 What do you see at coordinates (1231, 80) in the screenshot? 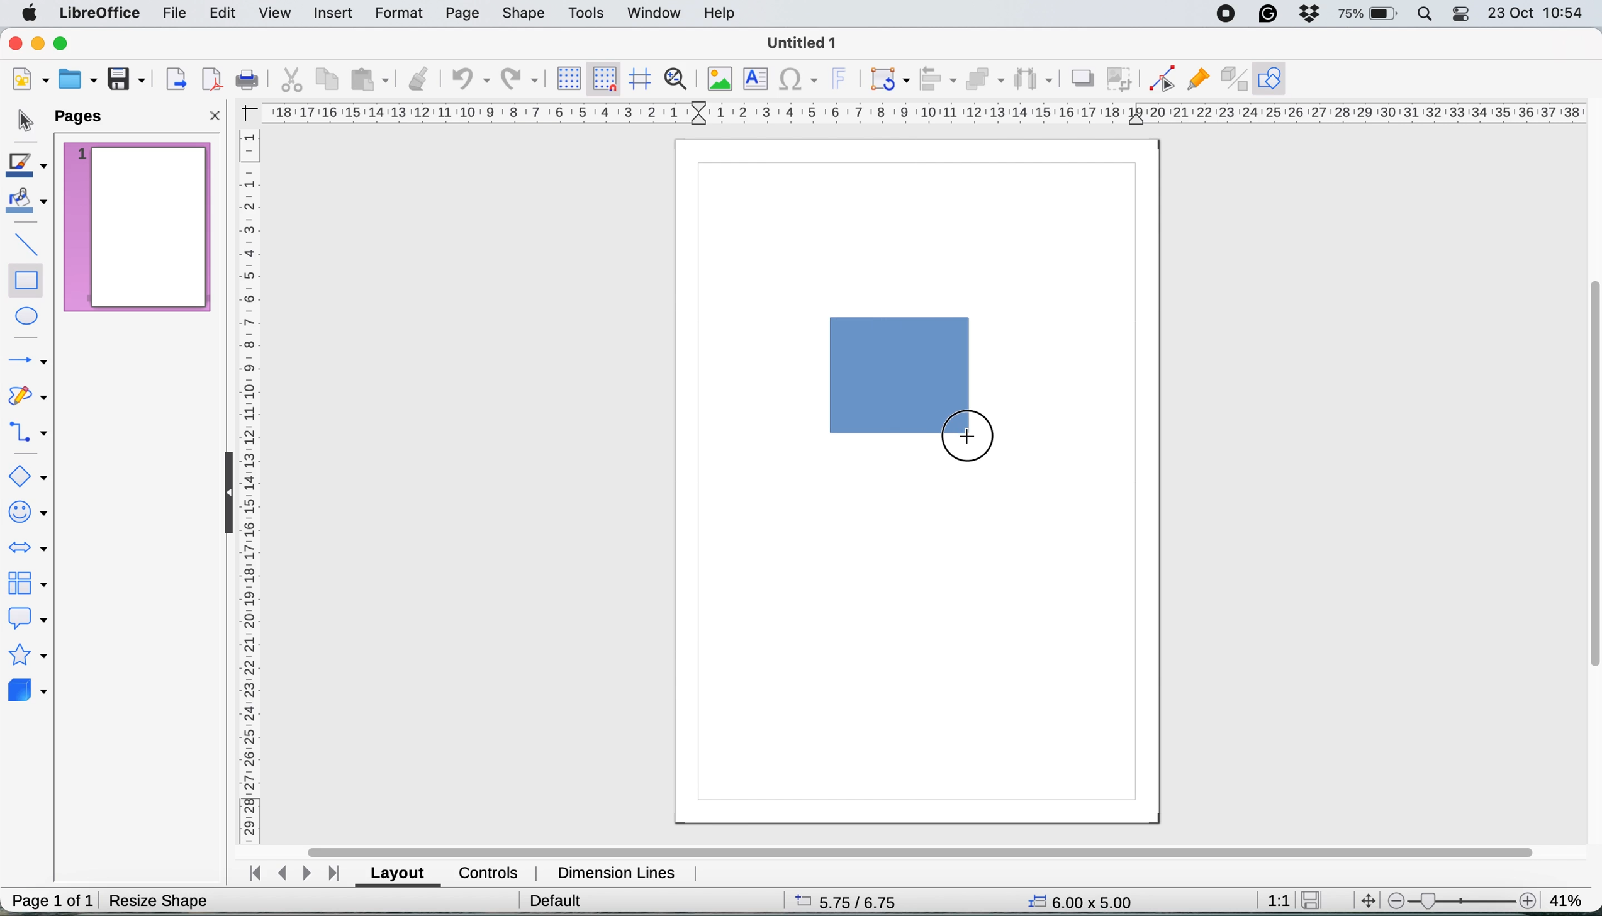
I see `toggle extrusion` at bounding box center [1231, 80].